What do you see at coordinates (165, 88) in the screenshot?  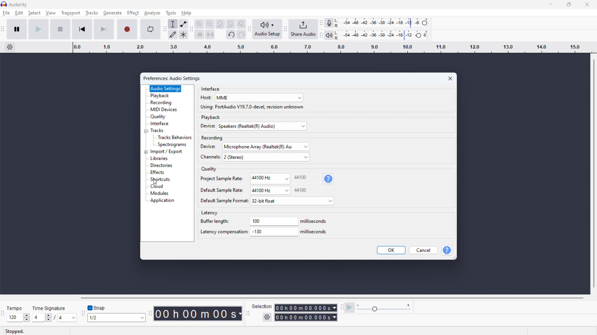 I see `audio settings` at bounding box center [165, 88].